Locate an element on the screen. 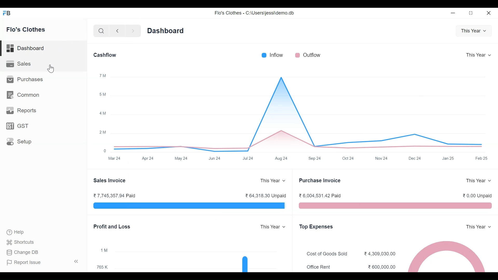 This screenshot has width=498, height=280. Feb 25 is located at coordinates (481, 158).